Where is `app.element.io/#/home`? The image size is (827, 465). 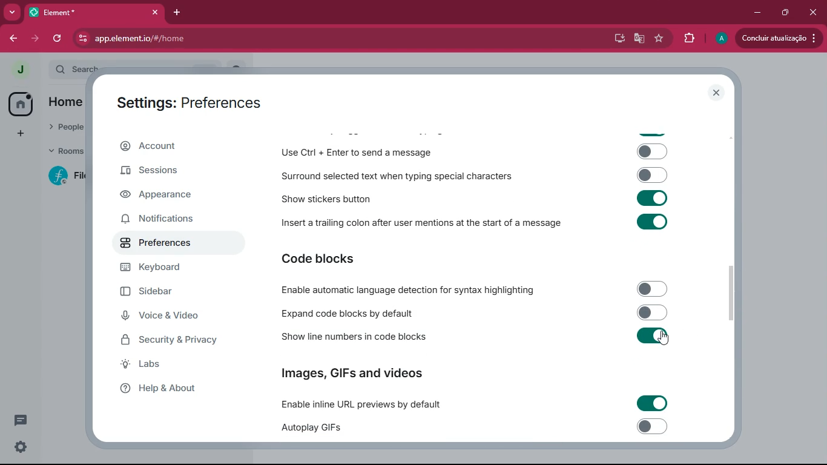
app.element.io/#/home is located at coordinates (196, 38).